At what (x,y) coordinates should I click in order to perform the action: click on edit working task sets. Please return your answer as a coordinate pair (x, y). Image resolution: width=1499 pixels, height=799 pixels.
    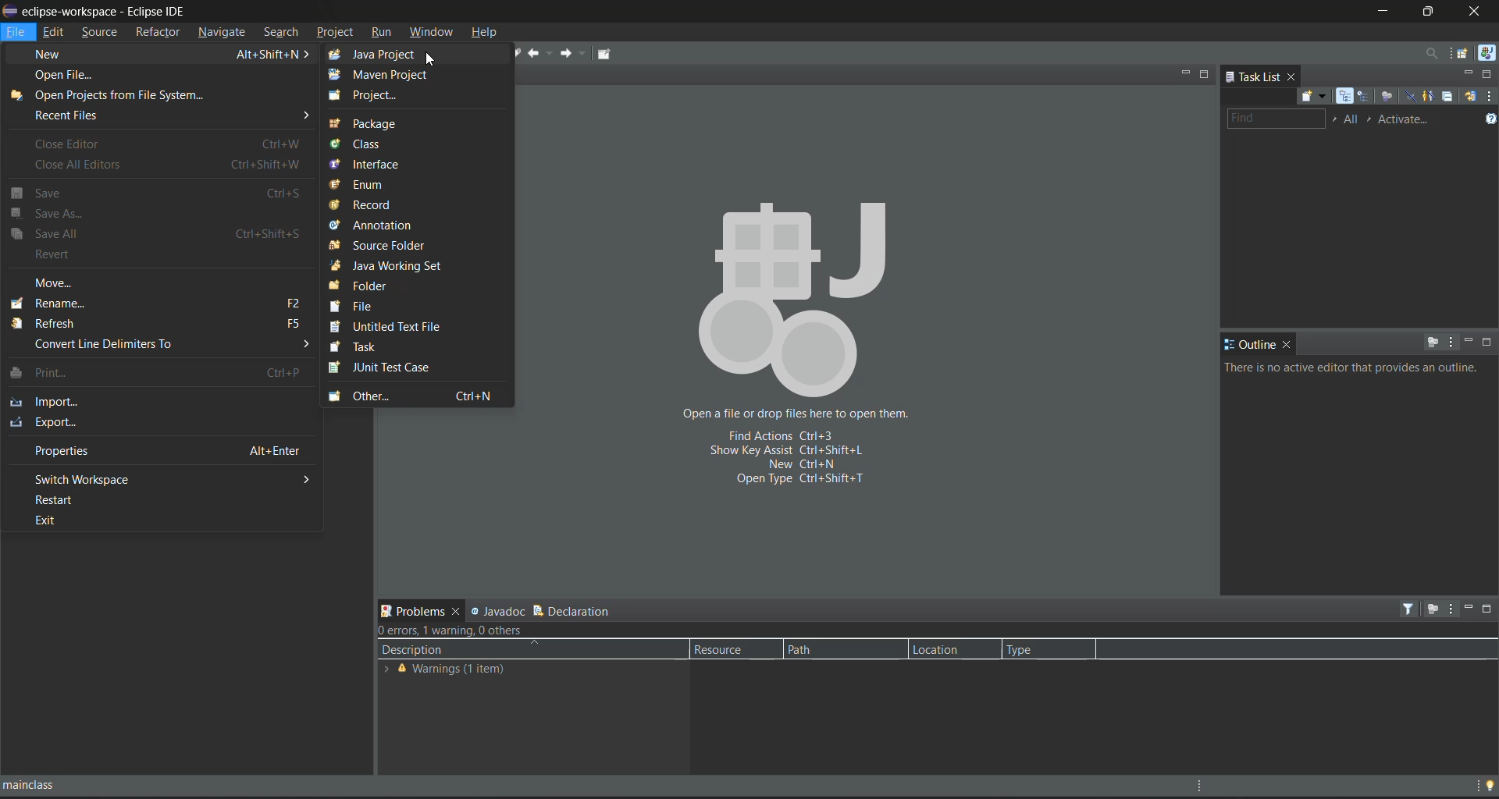
    Looking at the image, I should click on (1353, 120).